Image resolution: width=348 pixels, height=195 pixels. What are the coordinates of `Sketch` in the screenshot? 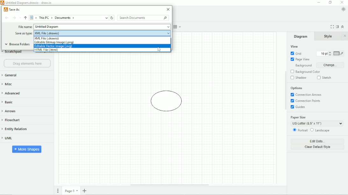 It's located at (325, 78).